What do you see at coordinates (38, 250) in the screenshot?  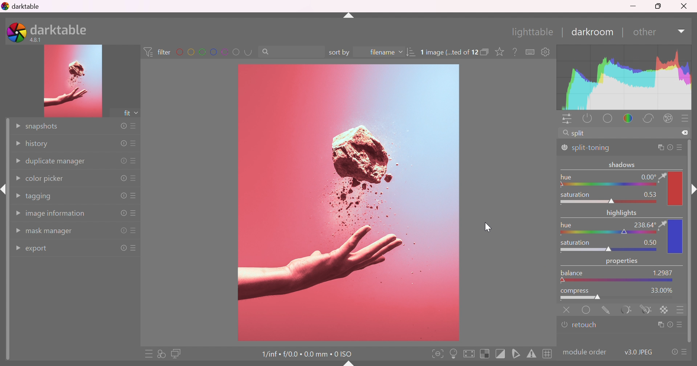 I see `export` at bounding box center [38, 250].